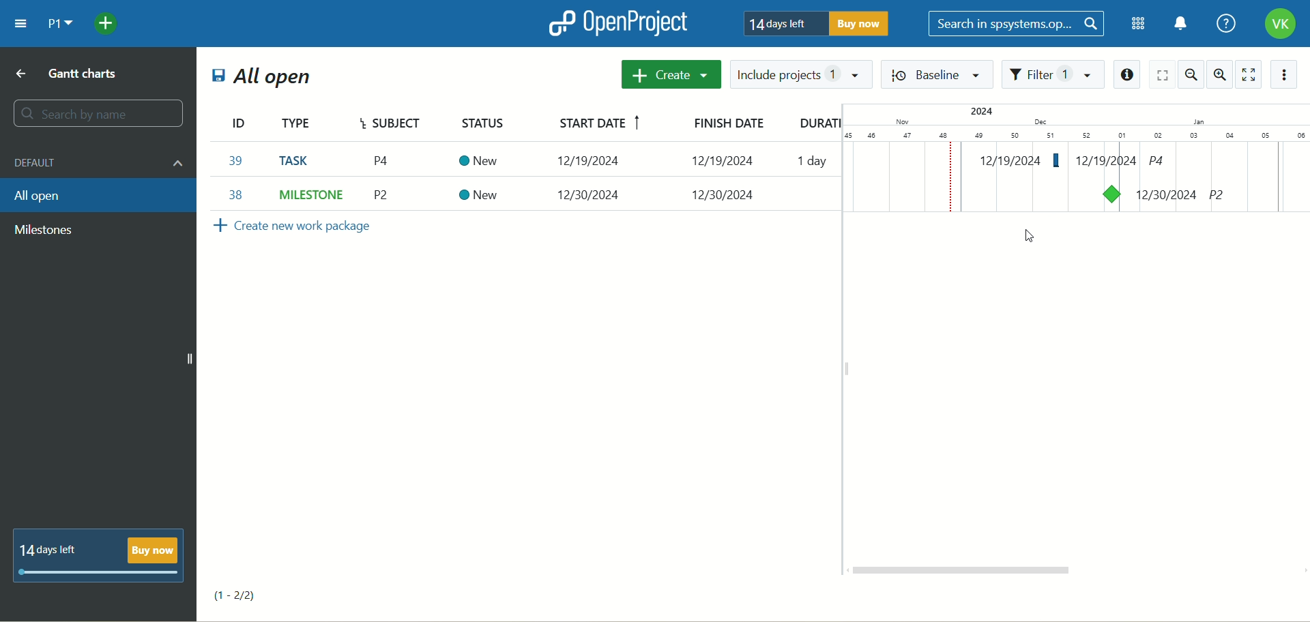  What do you see at coordinates (1180, 24) in the screenshot?
I see `notification` at bounding box center [1180, 24].